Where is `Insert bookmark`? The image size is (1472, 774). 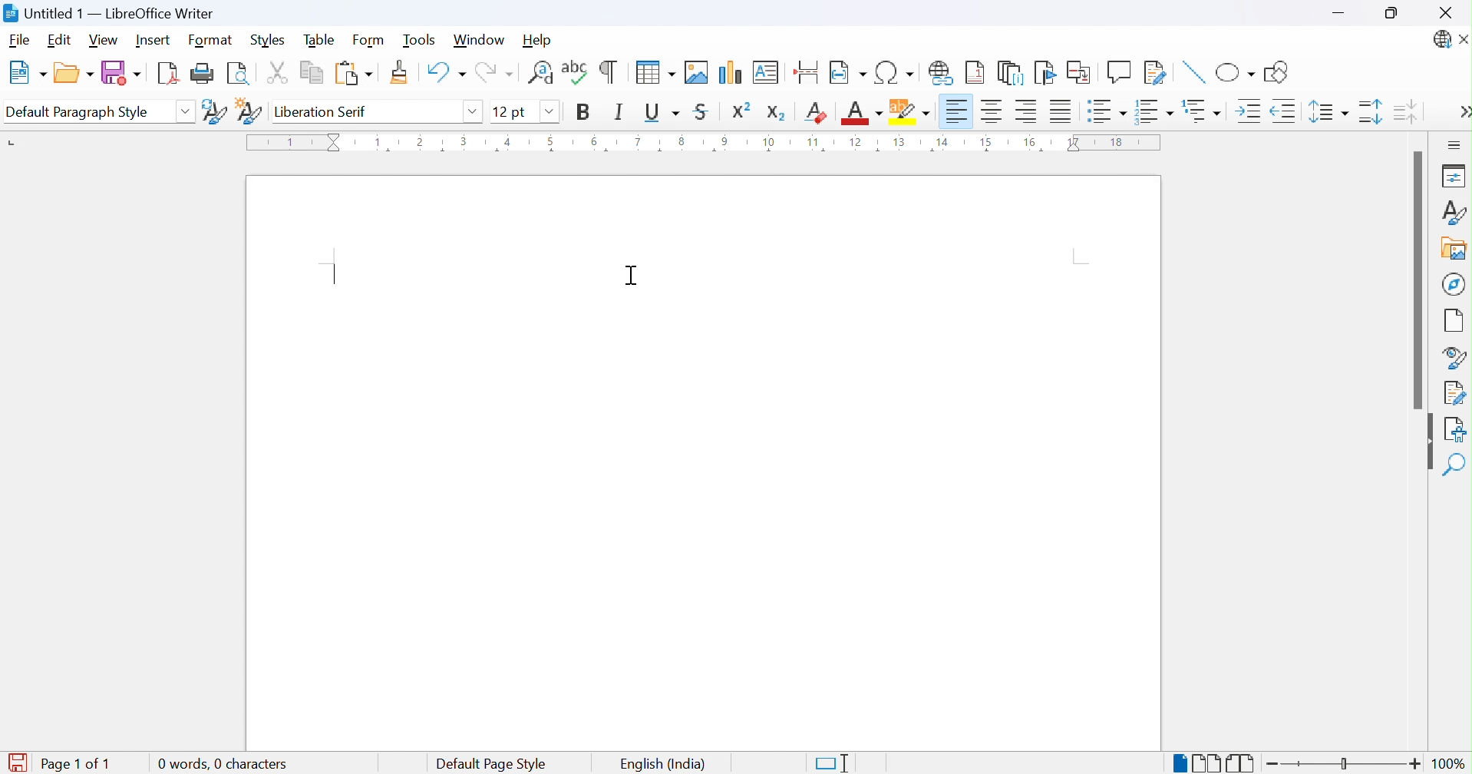 Insert bookmark is located at coordinates (1047, 73).